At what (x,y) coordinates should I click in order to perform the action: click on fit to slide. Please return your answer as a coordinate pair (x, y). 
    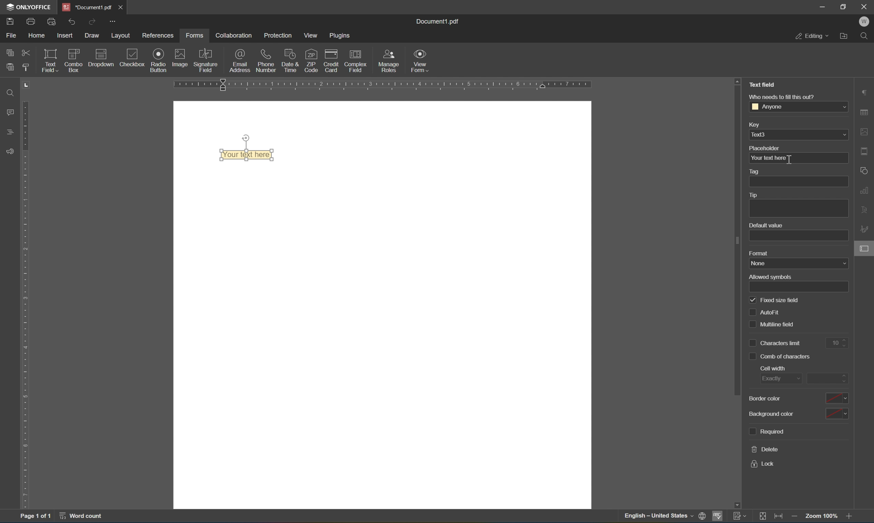
    Looking at the image, I should click on (763, 517).